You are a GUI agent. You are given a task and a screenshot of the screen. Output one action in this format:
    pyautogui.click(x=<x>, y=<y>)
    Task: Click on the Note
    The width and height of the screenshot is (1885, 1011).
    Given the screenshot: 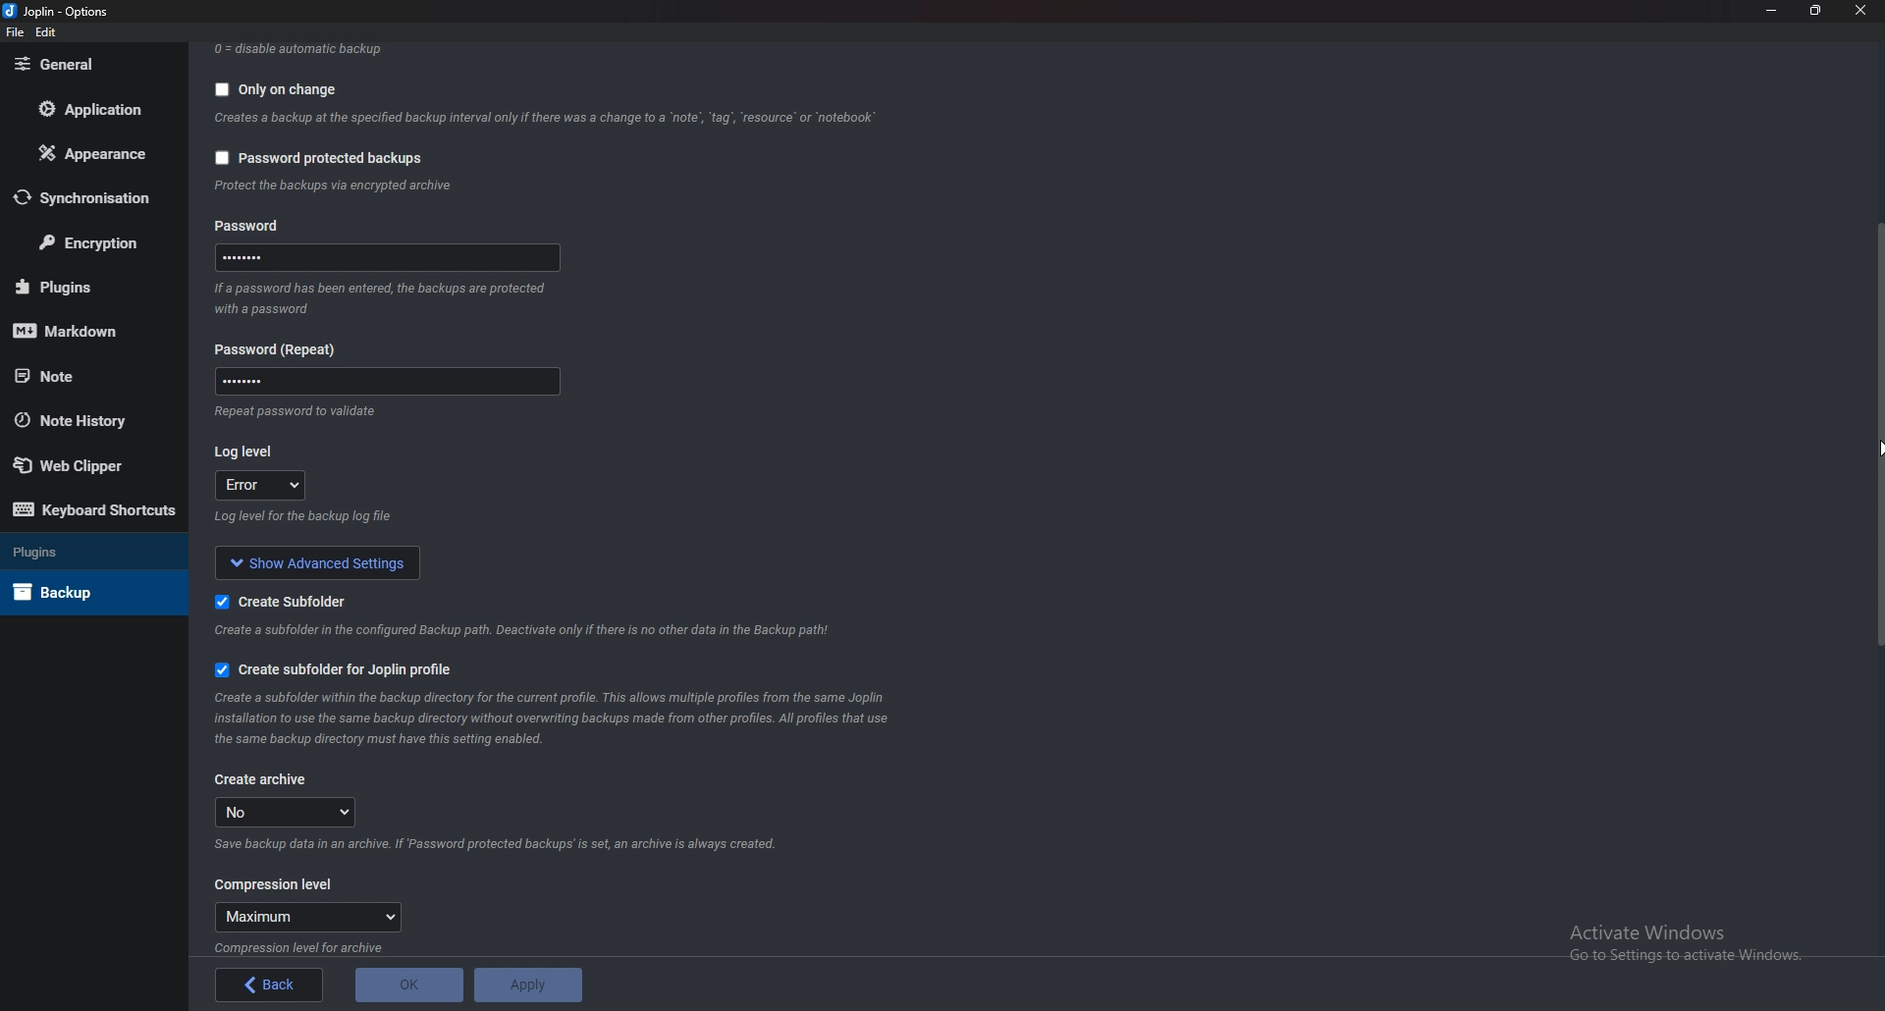 What is the action you would take?
    pyautogui.click(x=87, y=374)
    